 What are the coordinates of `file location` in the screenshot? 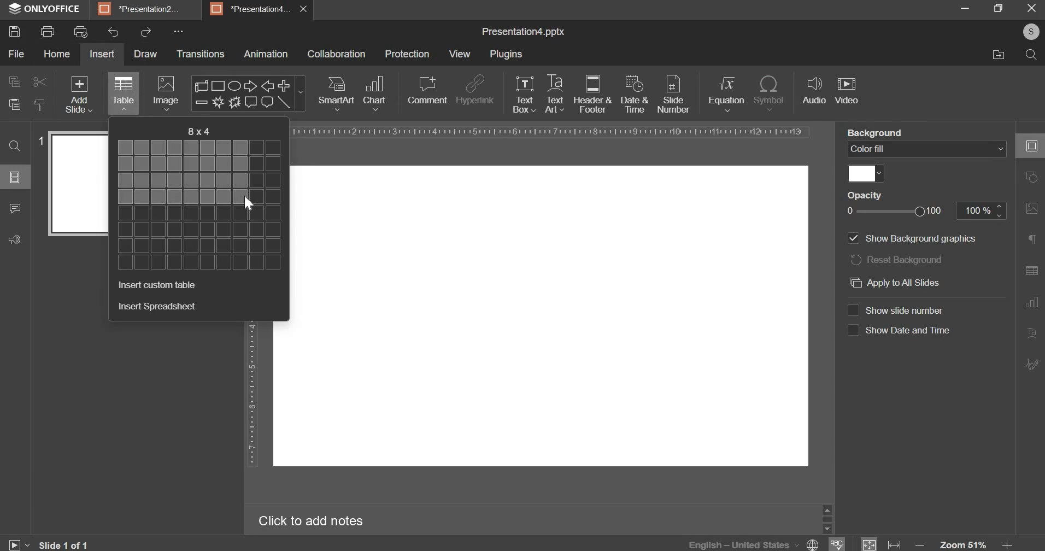 It's located at (997, 56).